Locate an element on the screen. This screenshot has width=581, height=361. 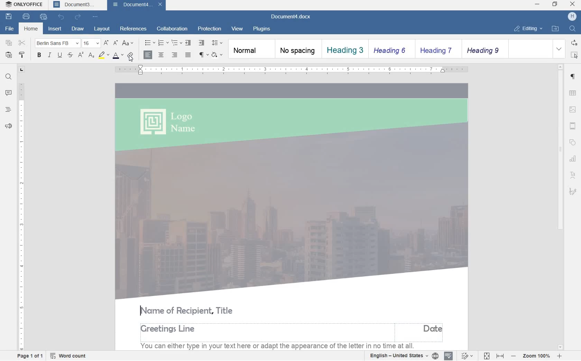
protection is located at coordinates (210, 28).